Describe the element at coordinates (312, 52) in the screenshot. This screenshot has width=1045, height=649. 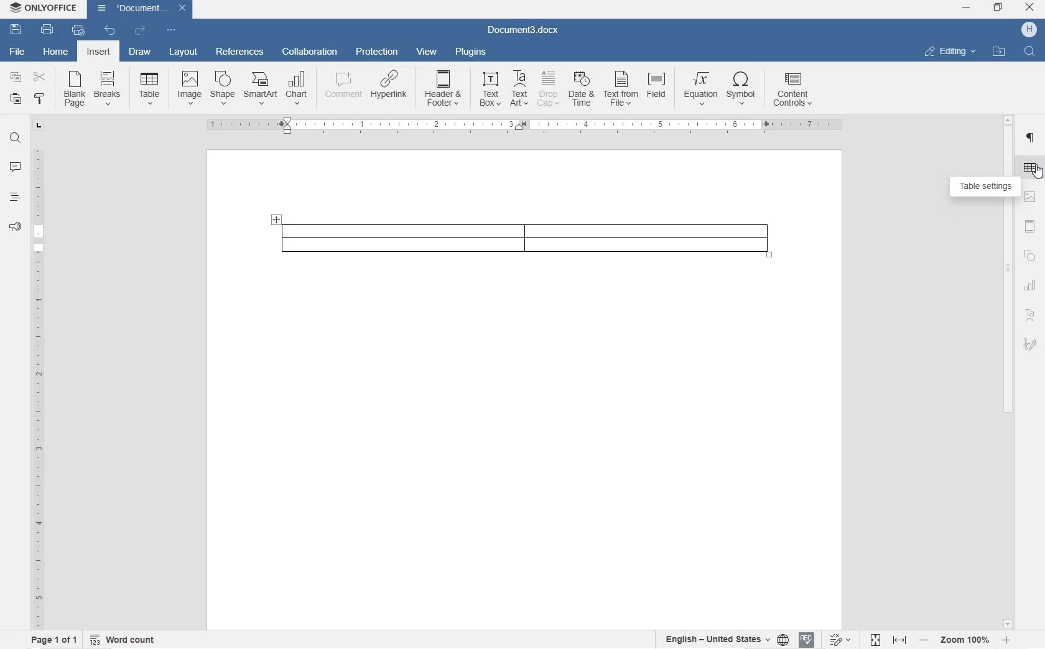
I see `COLLABORATION` at that location.